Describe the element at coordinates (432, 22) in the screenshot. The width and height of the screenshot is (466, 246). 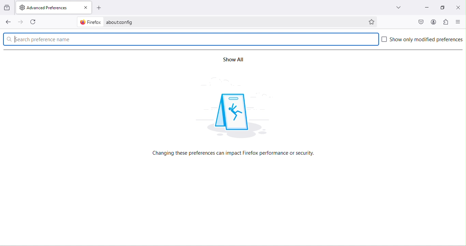
I see `account` at that location.